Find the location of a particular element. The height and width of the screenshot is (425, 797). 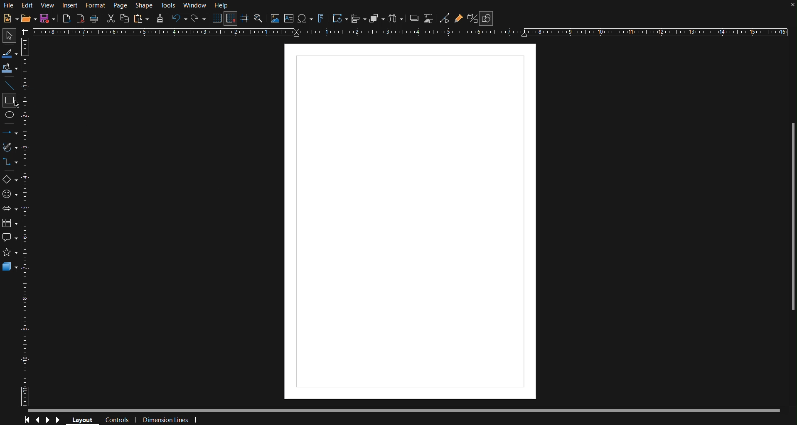

Crop Images is located at coordinates (429, 18).